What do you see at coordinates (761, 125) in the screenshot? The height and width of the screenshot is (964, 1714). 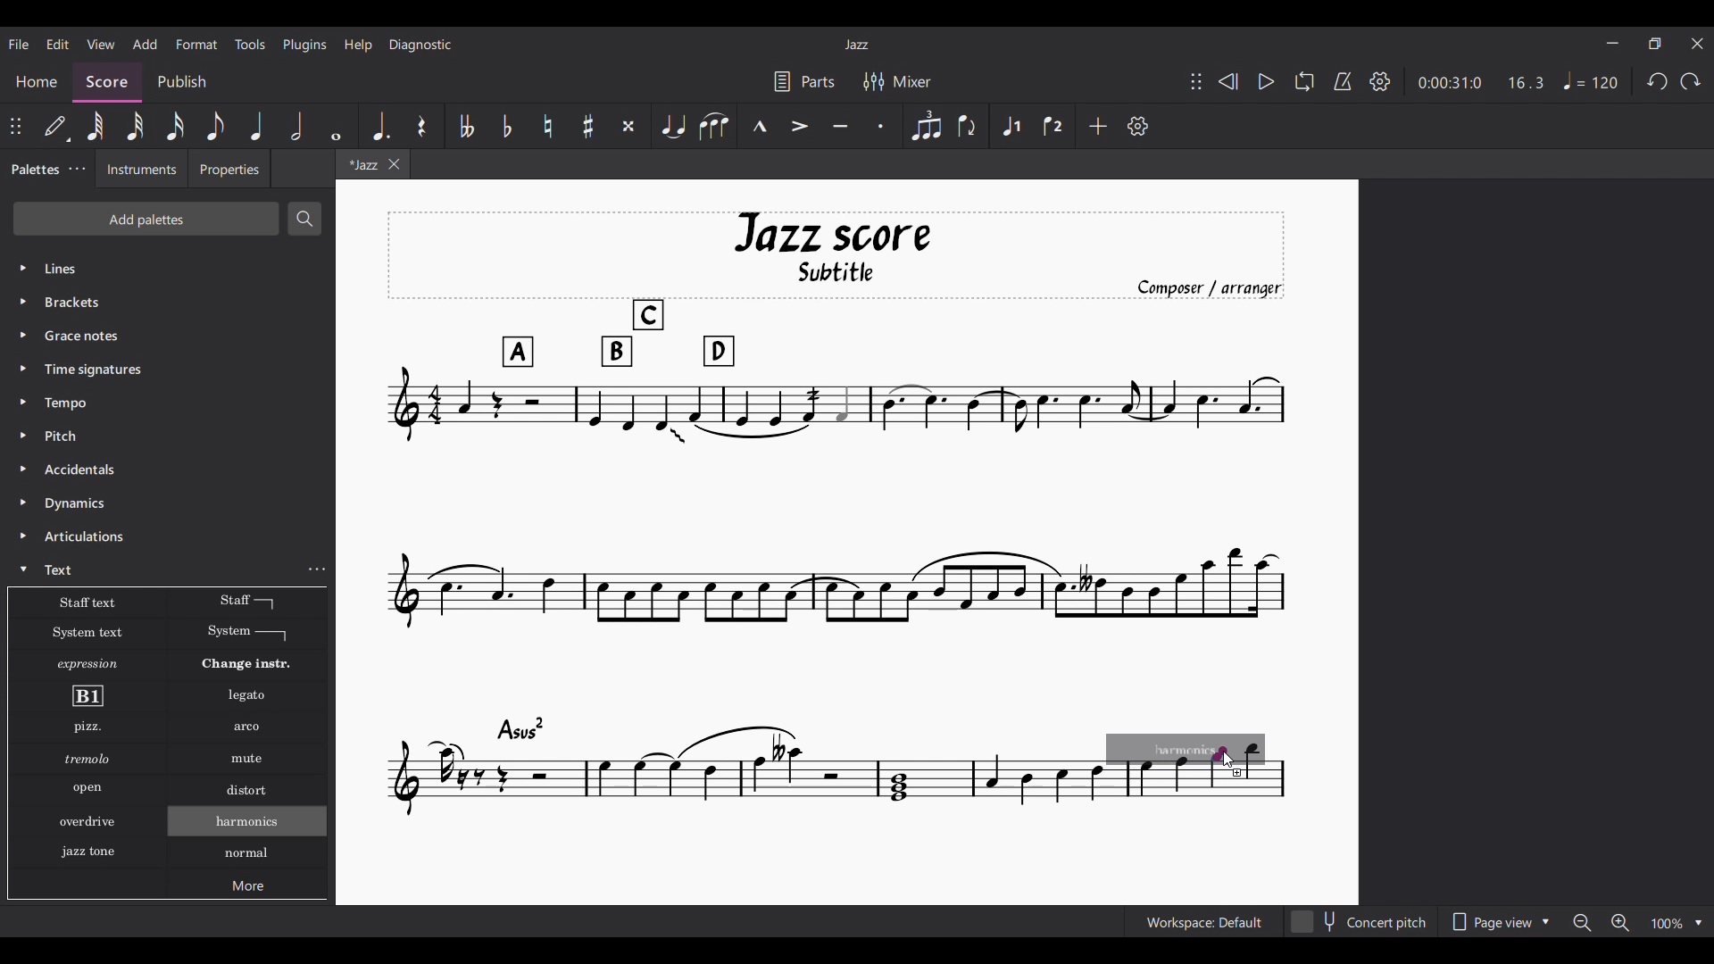 I see `Marcato` at bounding box center [761, 125].